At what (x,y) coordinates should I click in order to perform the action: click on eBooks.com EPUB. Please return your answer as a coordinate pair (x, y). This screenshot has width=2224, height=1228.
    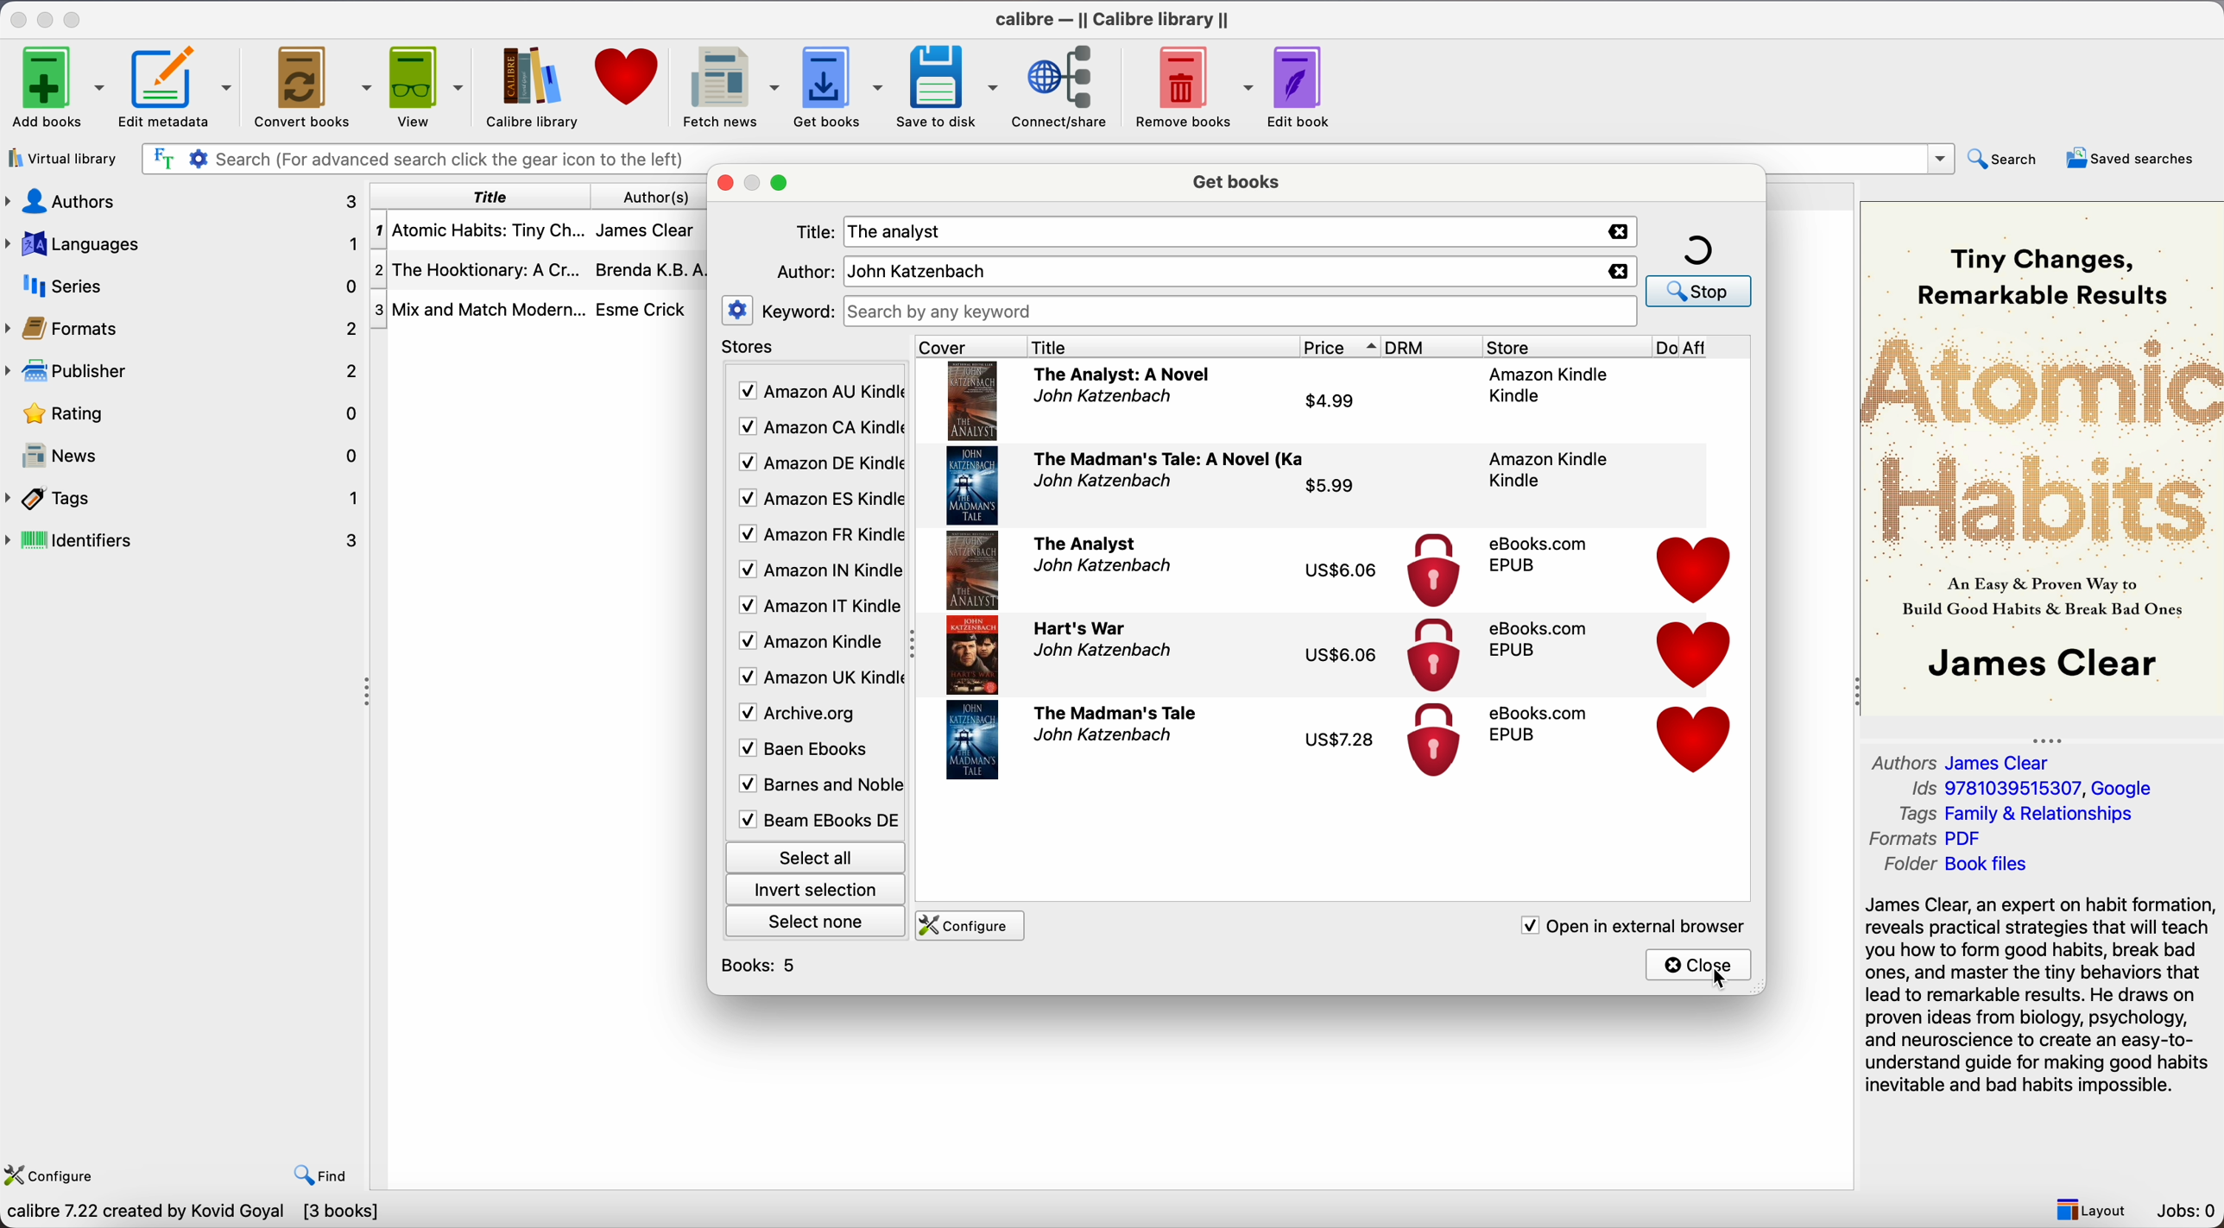
    Looking at the image, I should click on (1539, 640).